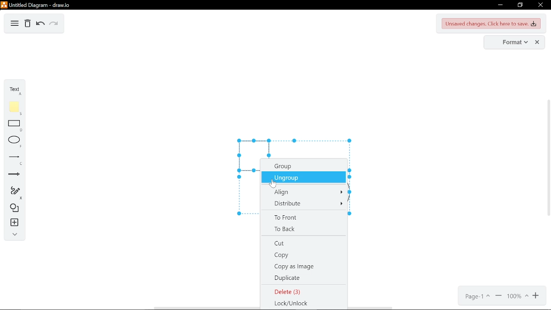  Describe the element at coordinates (13, 223) in the screenshot. I see `insert` at that location.